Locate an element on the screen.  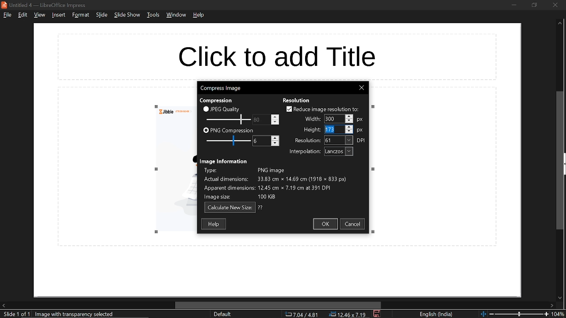
format is located at coordinates (80, 15).